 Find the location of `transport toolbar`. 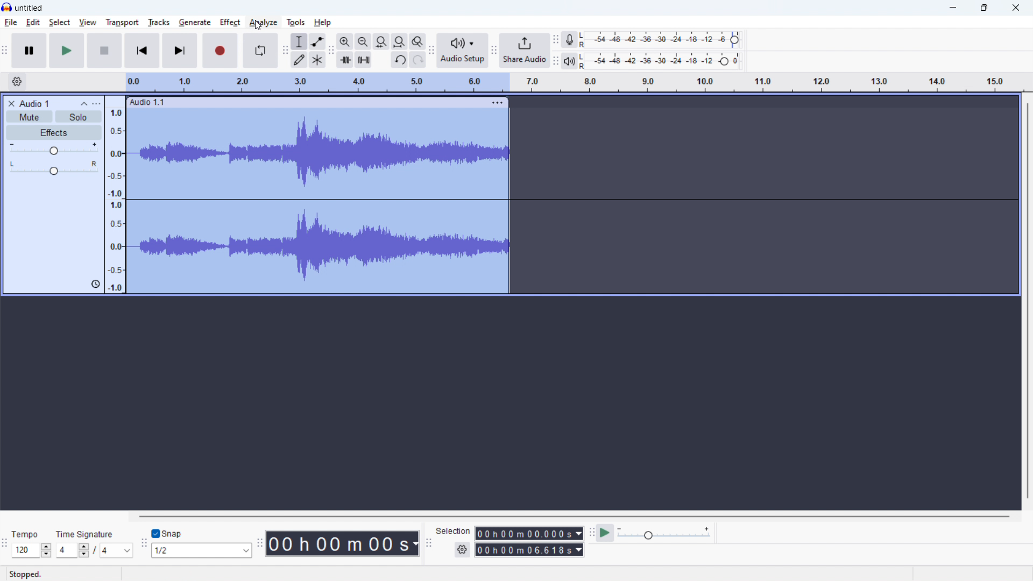

transport toolbar is located at coordinates (5, 52).